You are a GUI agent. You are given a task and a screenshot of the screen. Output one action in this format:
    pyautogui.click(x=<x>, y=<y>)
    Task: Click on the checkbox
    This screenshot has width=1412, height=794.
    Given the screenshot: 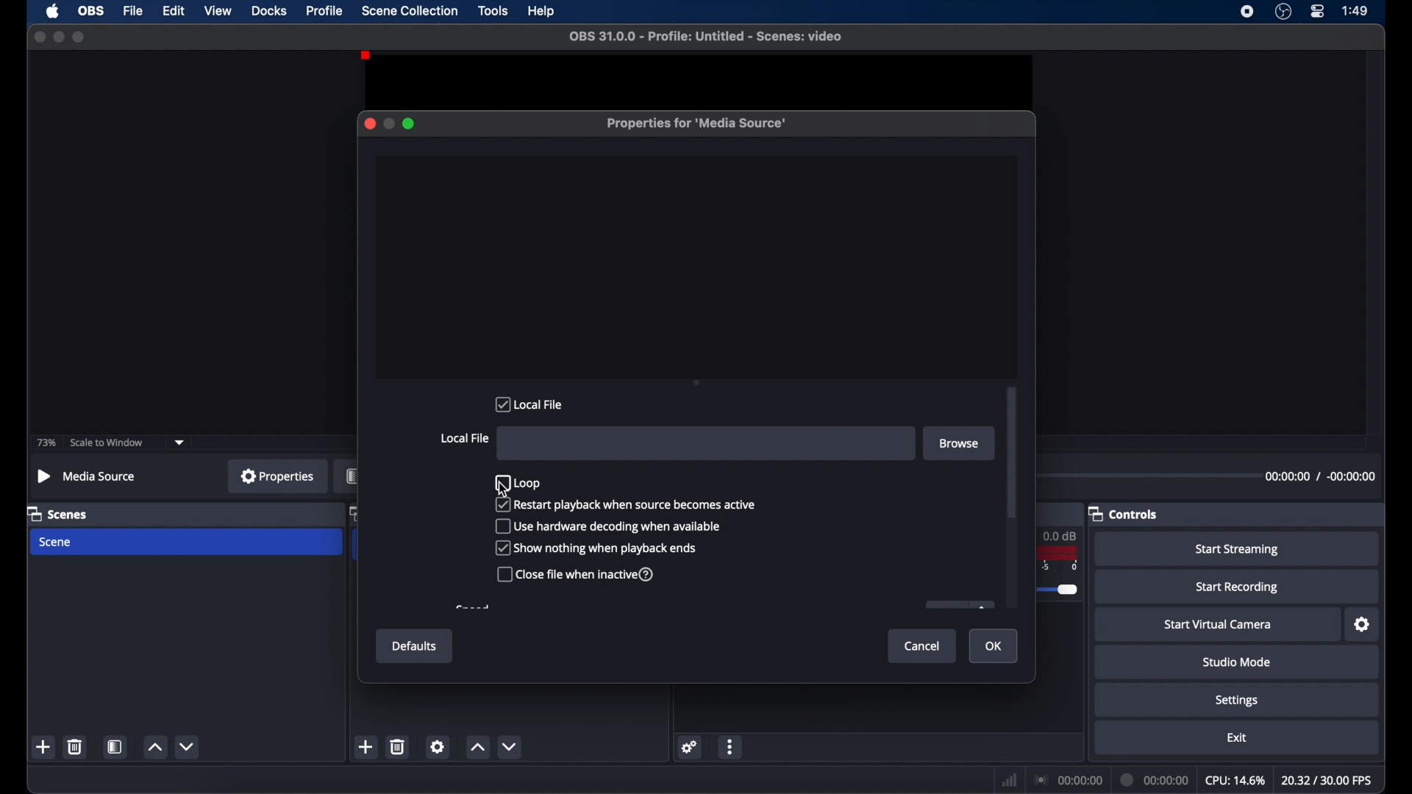 What is the action you would take?
    pyautogui.click(x=609, y=526)
    